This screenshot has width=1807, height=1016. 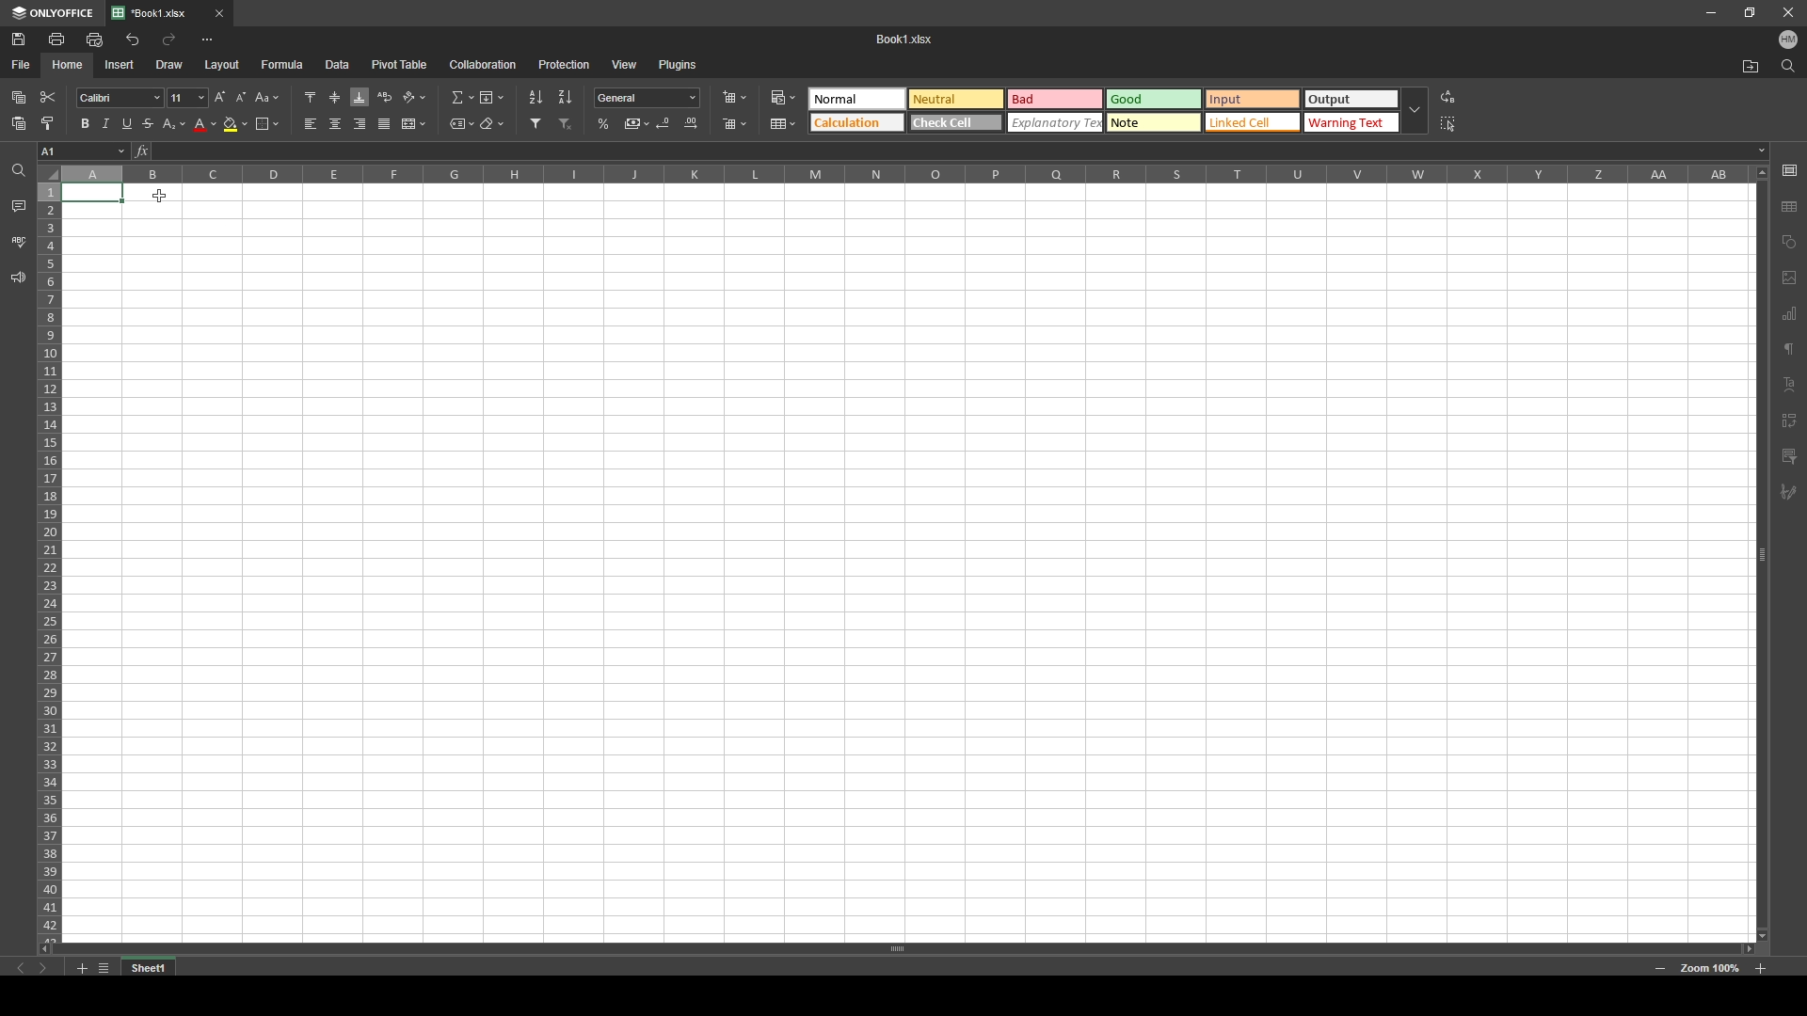 I want to click on rows, so click(x=48, y=560).